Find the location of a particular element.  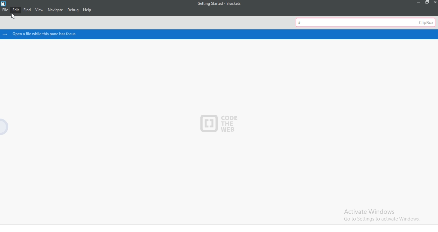

close is located at coordinates (435, 2).